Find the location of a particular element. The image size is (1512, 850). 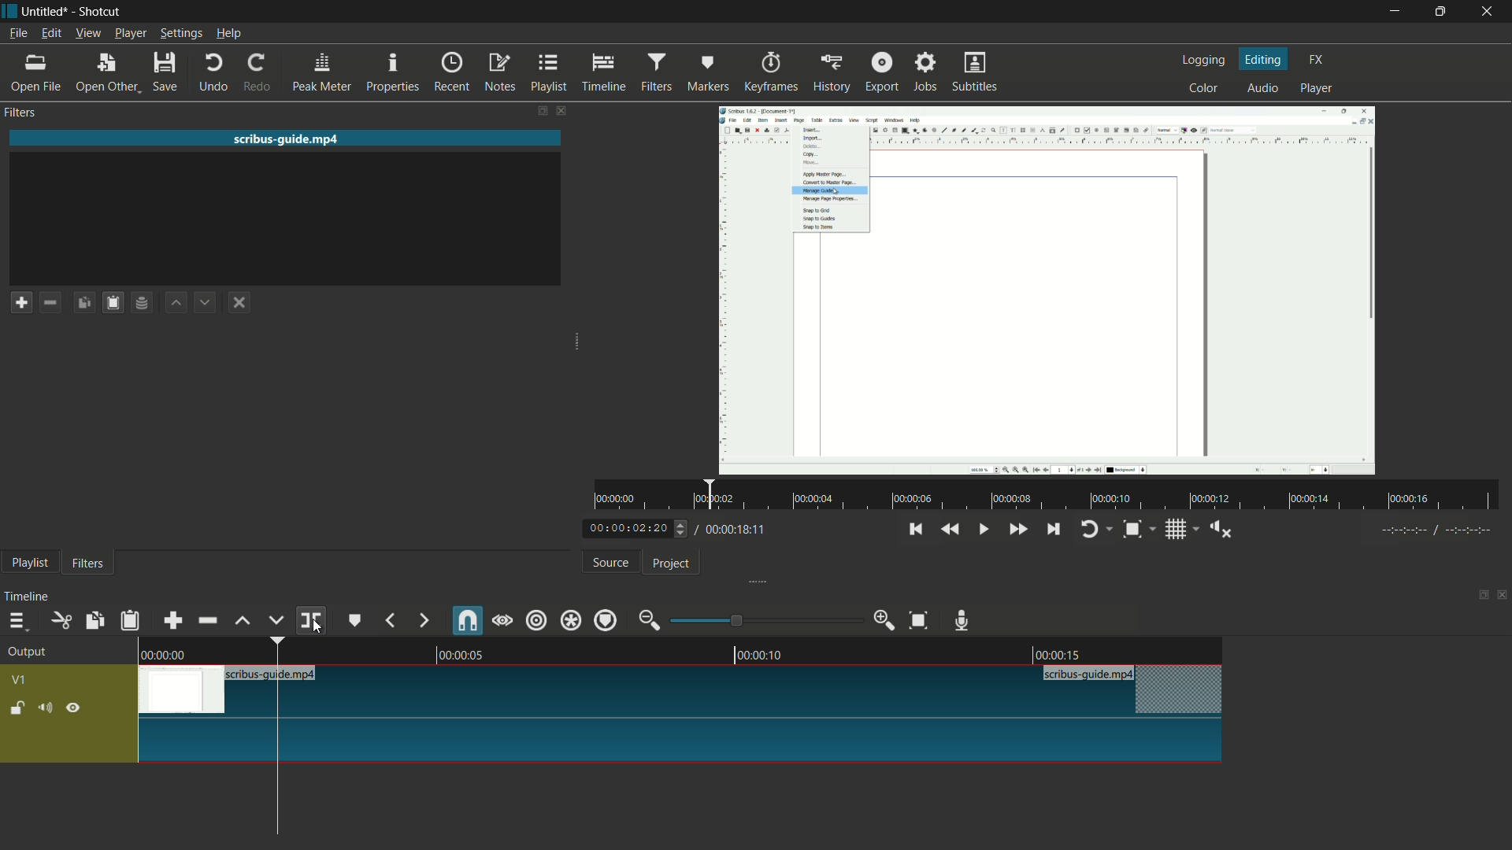

toggle grid is located at coordinates (1177, 530).